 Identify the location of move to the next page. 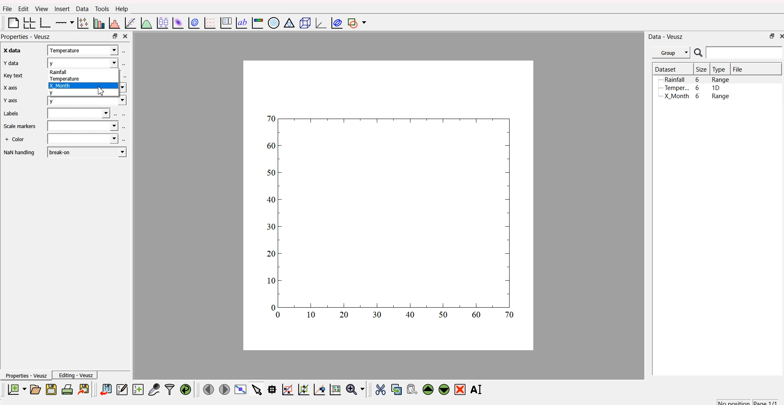
(225, 389).